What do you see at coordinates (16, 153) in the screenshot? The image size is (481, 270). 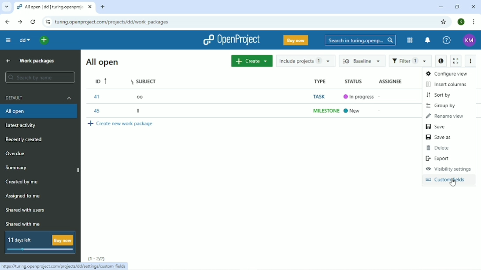 I see `Overdue` at bounding box center [16, 153].